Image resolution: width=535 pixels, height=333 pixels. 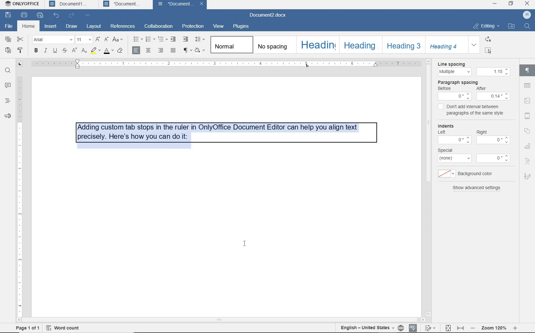 I want to click on justified, so click(x=172, y=50).